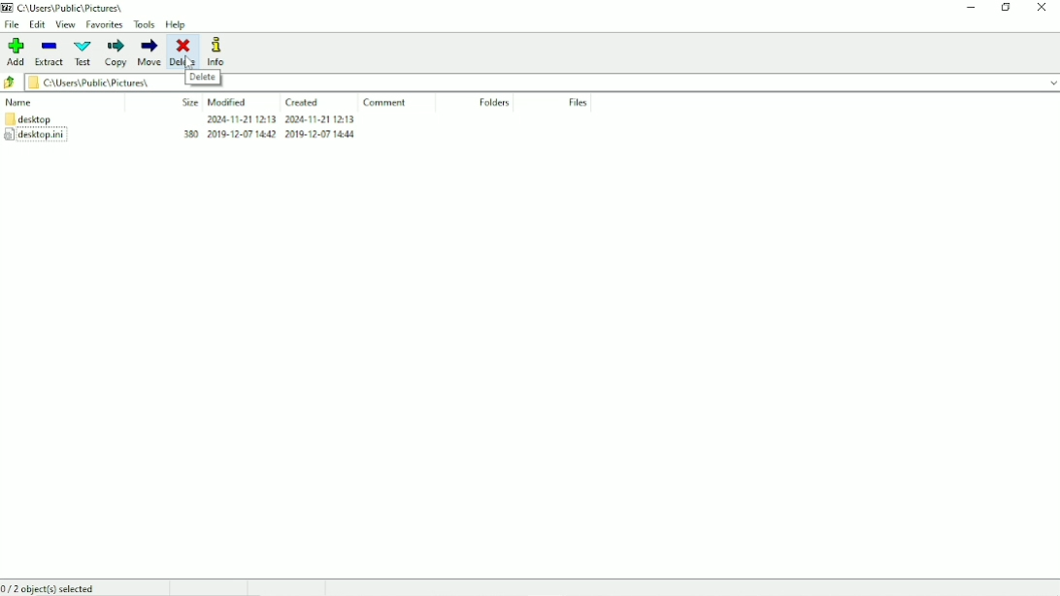  Describe the element at coordinates (17, 51) in the screenshot. I see `Add` at that location.